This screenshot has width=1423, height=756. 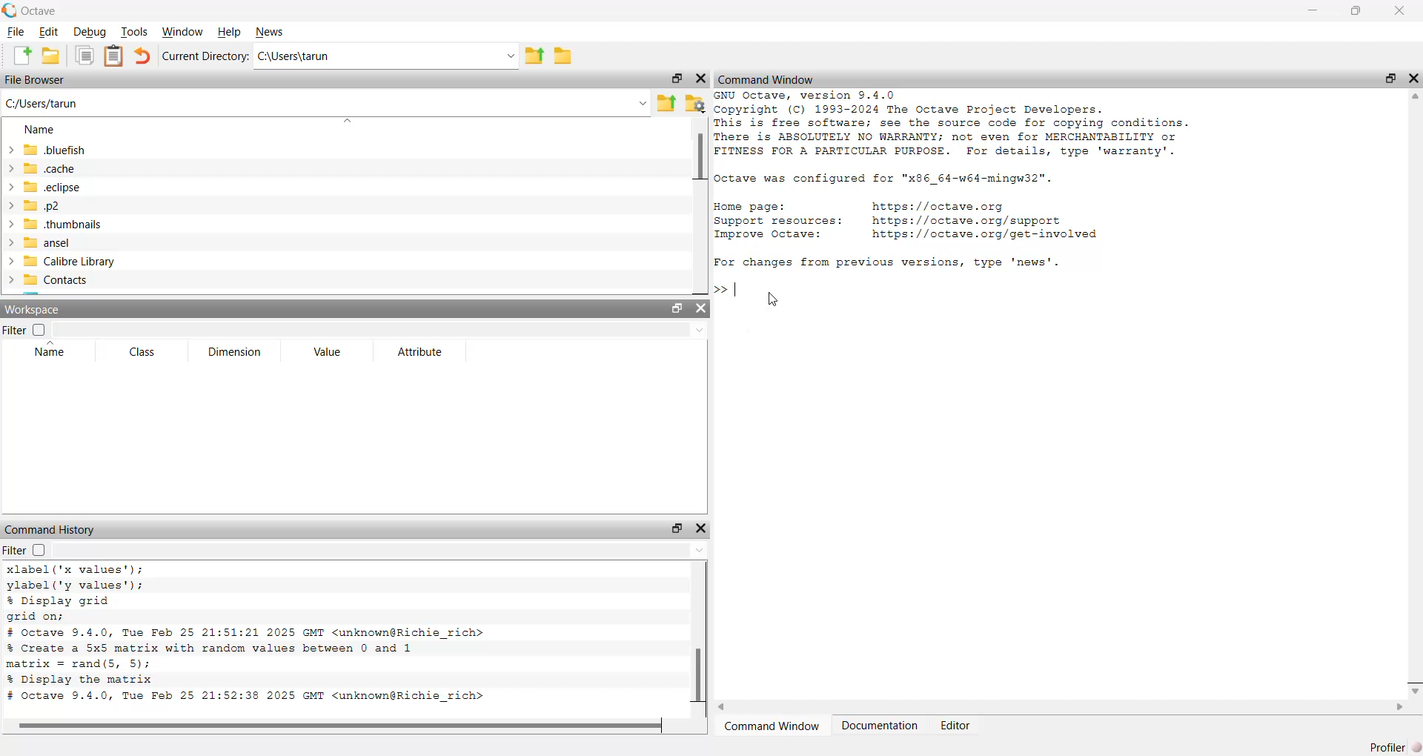 I want to click on scroll bar, so click(x=697, y=205).